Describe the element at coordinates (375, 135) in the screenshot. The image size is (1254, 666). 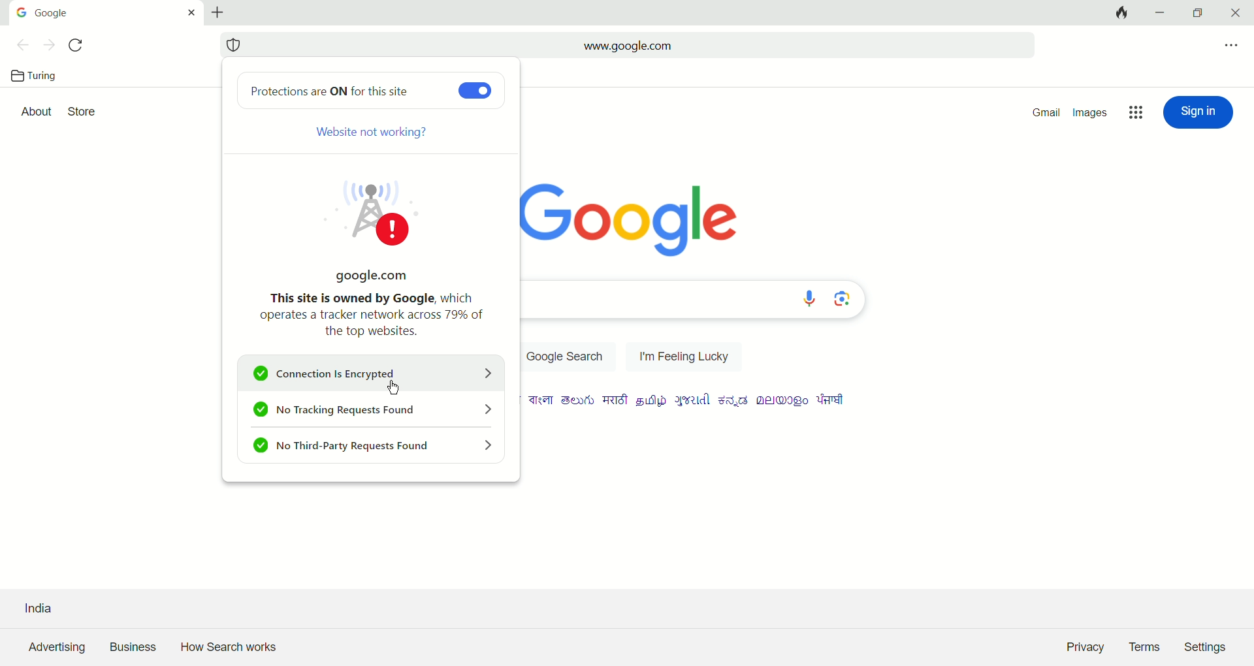
I see `Website not working?` at that location.